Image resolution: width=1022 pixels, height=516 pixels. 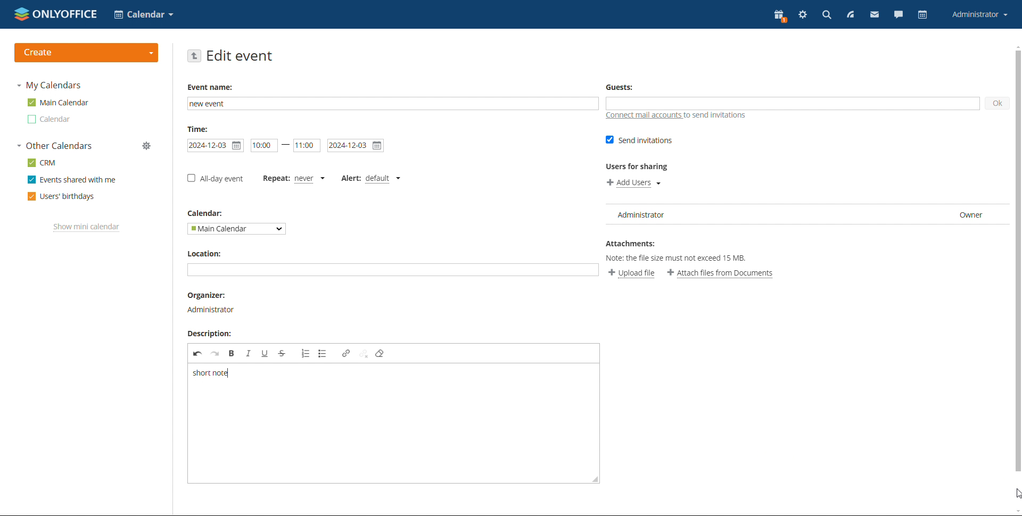 I want to click on other calendar, so click(x=50, y=119).